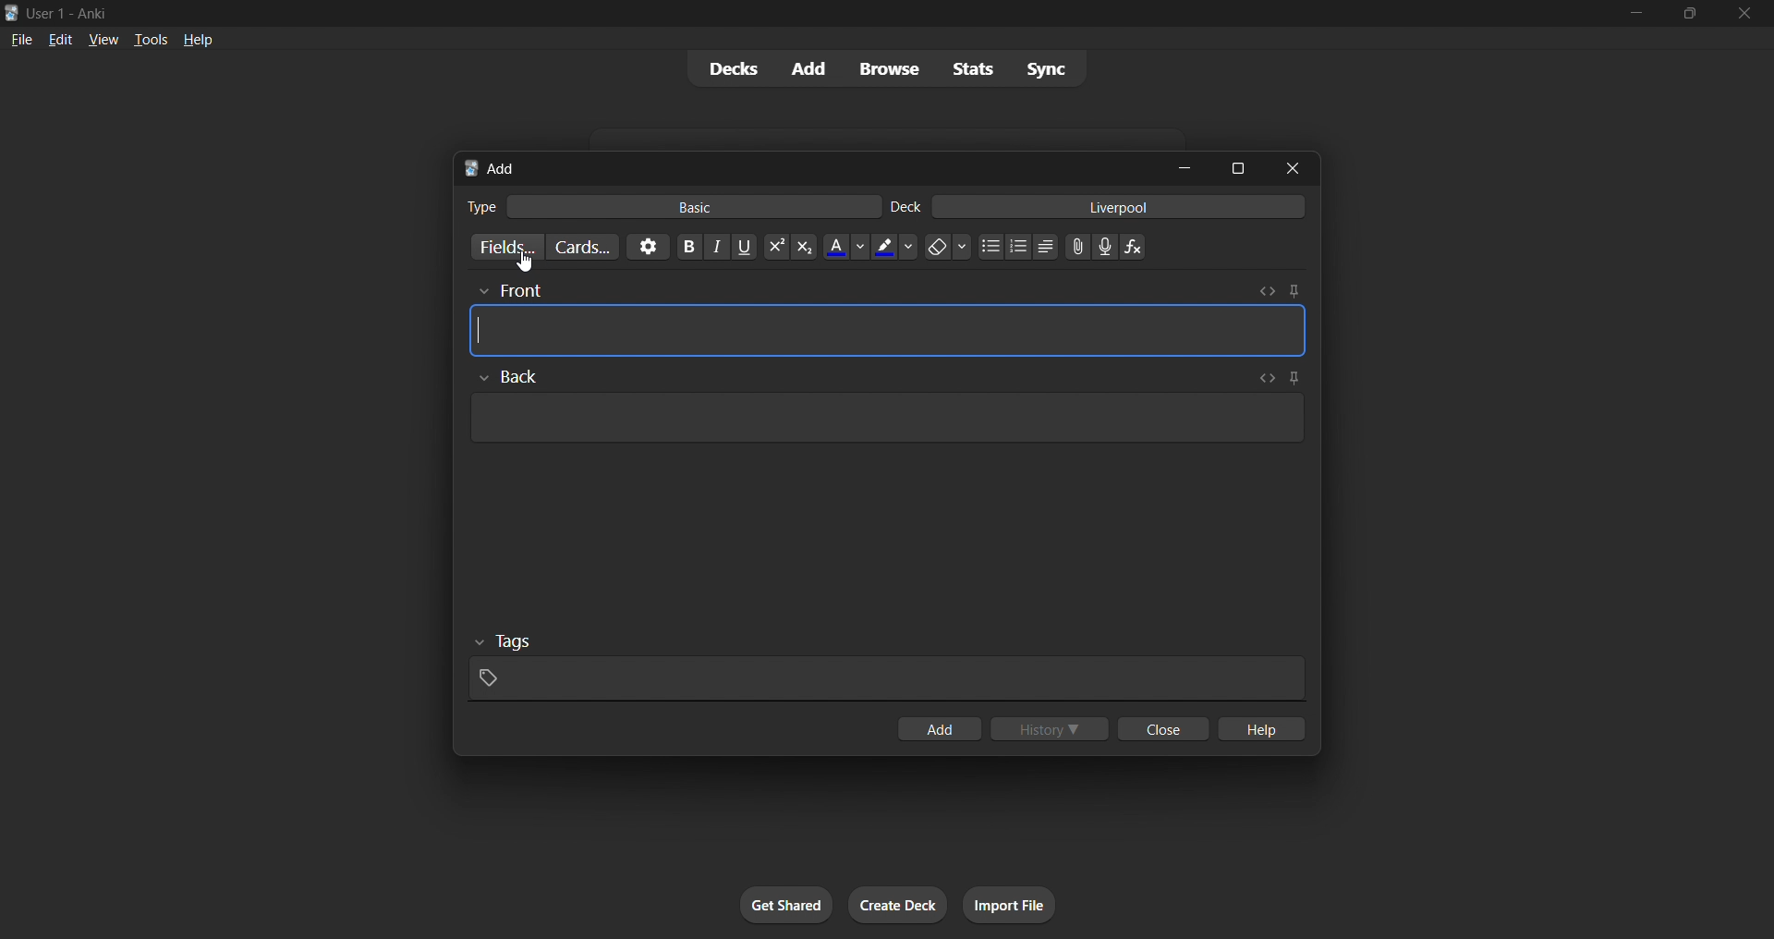 This screenshot has height=939, width=1774. What do you see at coordinates (949, 247) in the screenshot?
I see `Remove formatting options` at bounding box center [949, 247].